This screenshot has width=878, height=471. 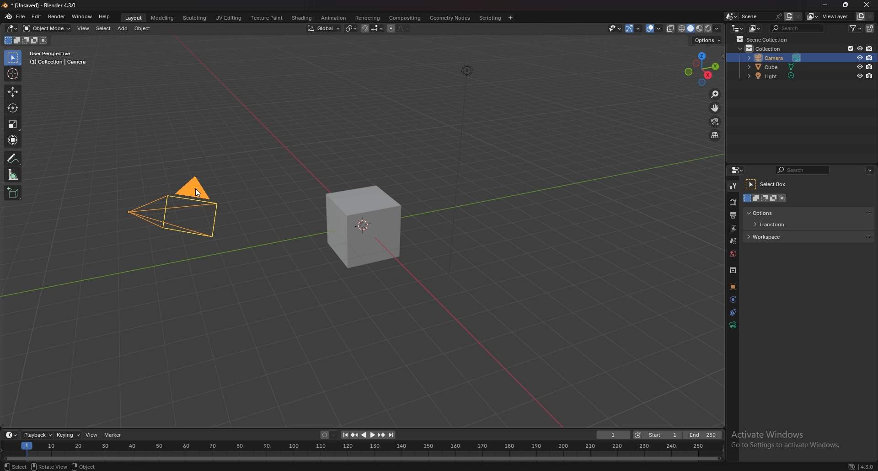 I want to click on 4.3.0, so click(x=862, y=466).